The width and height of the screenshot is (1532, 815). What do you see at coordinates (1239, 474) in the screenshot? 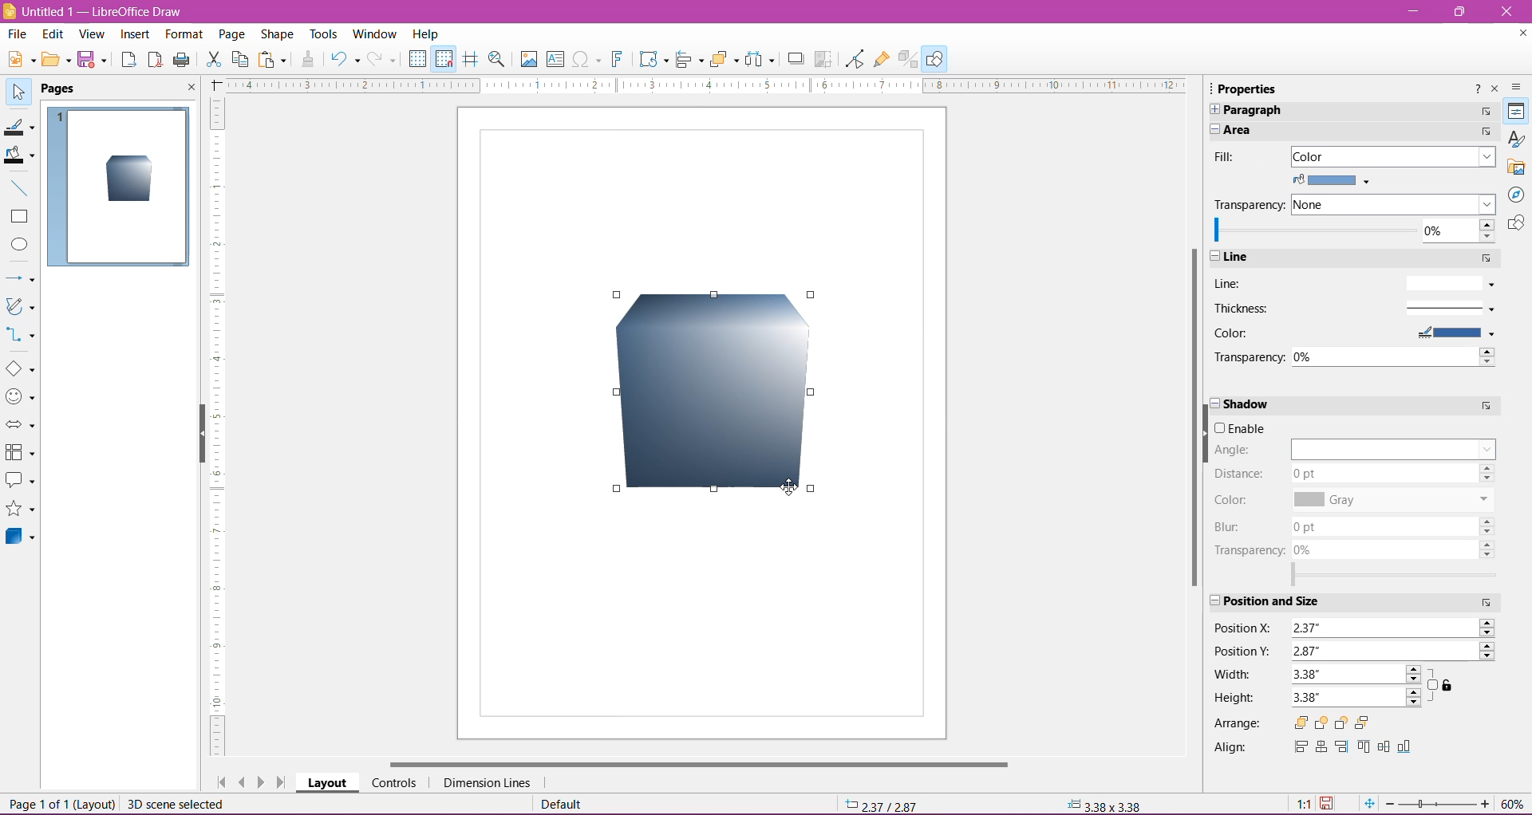
I see `Distance` at bounding box center [1239, 474].